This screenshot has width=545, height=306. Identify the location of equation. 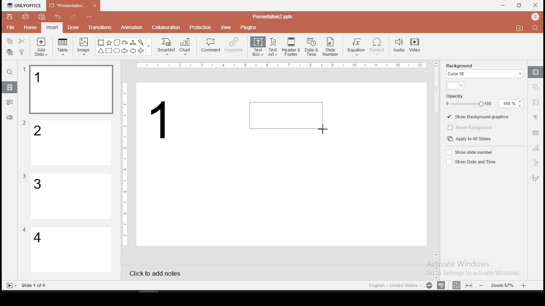
(356, 47).